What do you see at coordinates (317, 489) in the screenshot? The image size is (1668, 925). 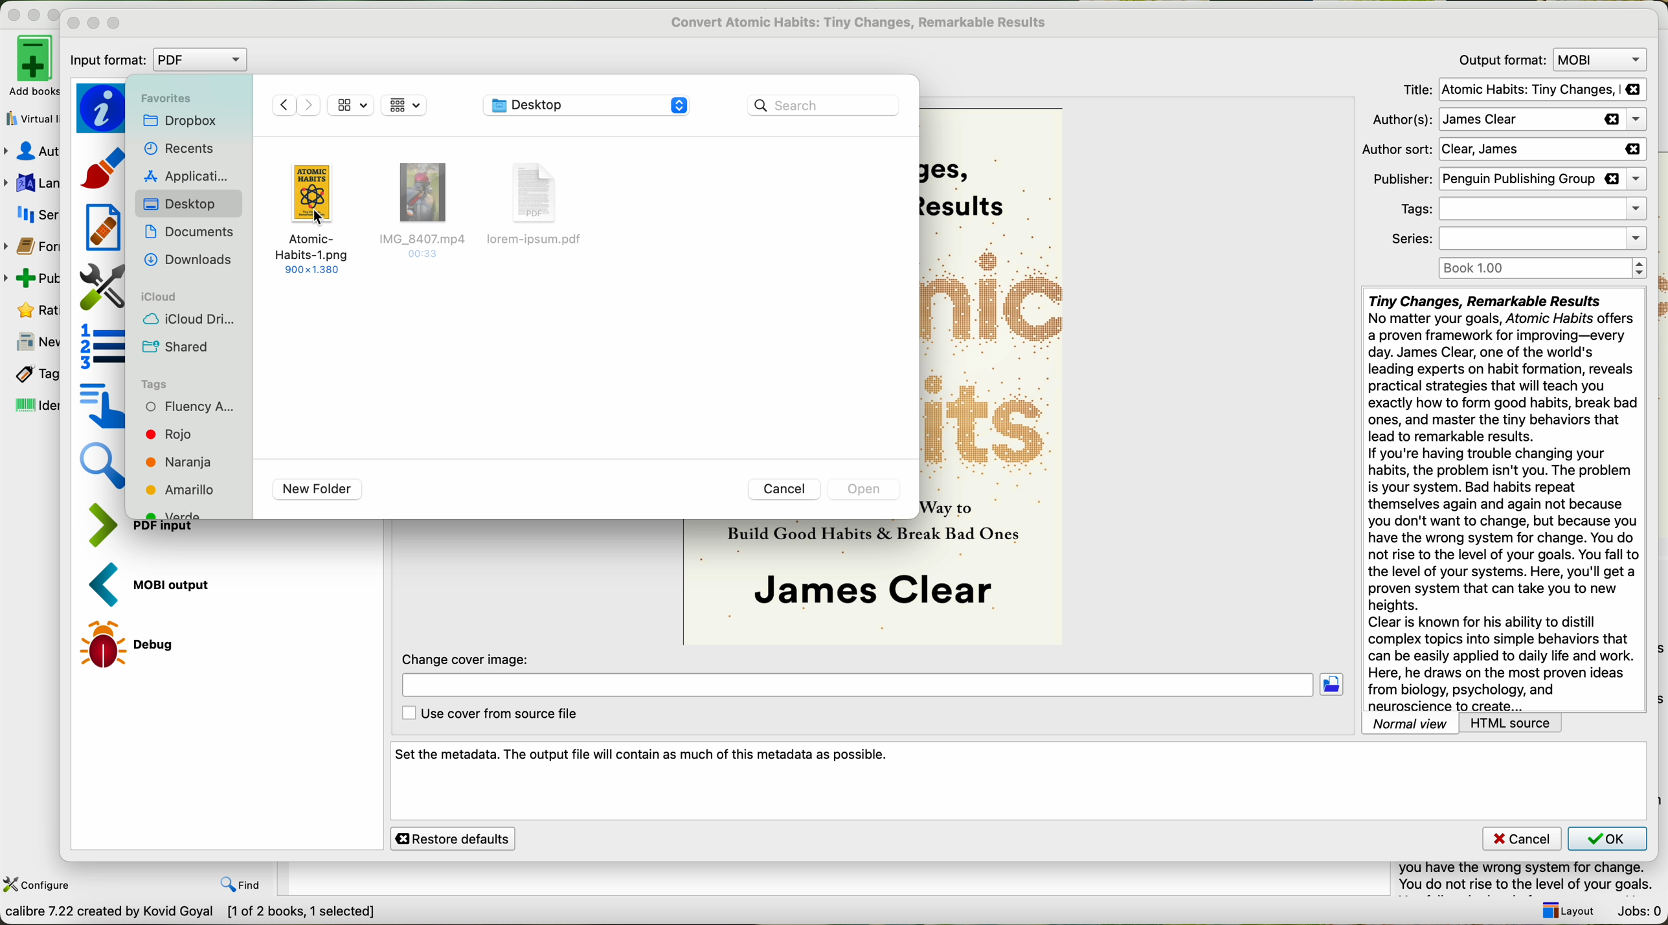 I see `new folder` at bounding box center [317, 489].